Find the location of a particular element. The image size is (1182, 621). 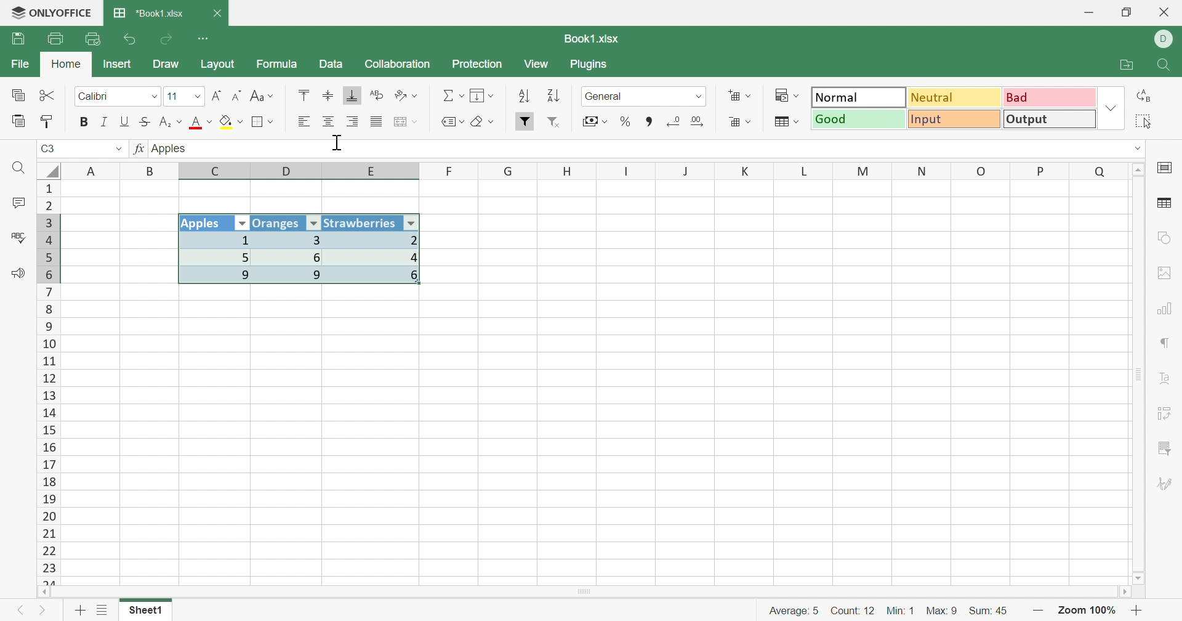

Insert is located at coordinates (118, 63).